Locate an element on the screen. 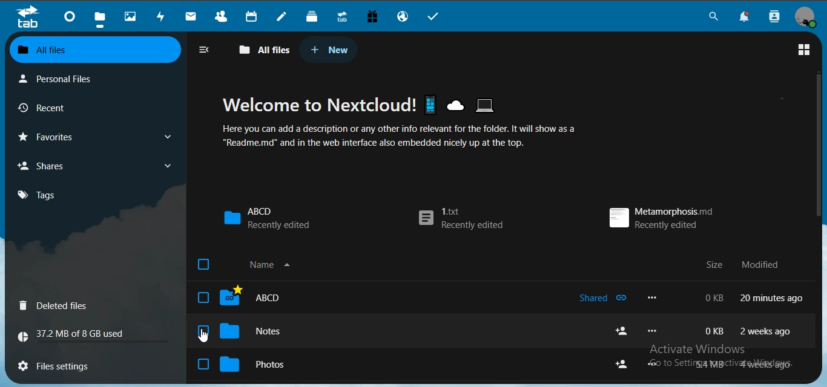 The width and height of the screenshot is (827, 387). personal files is located at coordinates (79, 77).